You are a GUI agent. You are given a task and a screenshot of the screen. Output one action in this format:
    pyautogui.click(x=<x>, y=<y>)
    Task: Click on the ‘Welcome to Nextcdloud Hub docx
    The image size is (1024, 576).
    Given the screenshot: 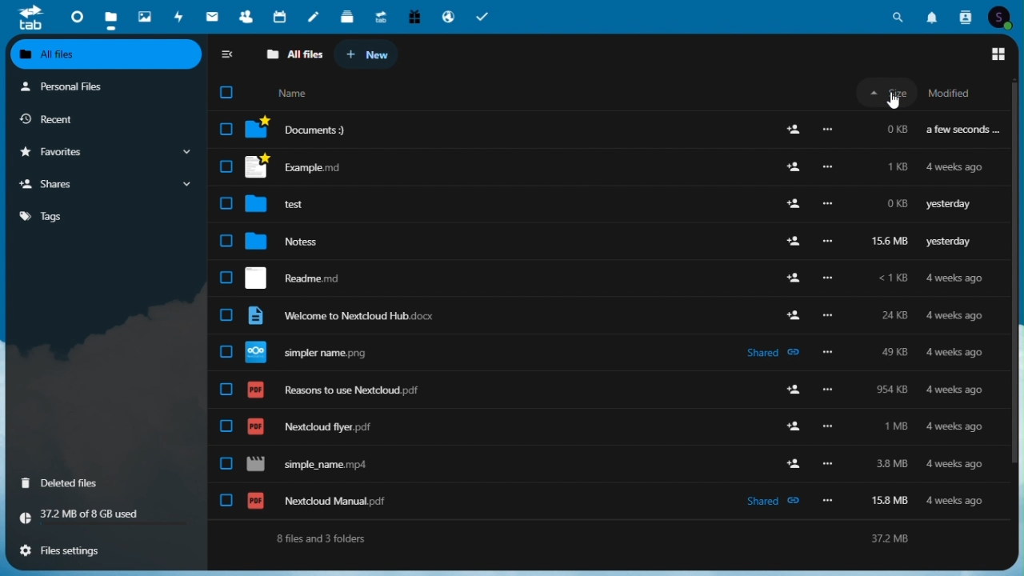 What is the action you would take?
    pyautogui.click(x=603, y=317)
    